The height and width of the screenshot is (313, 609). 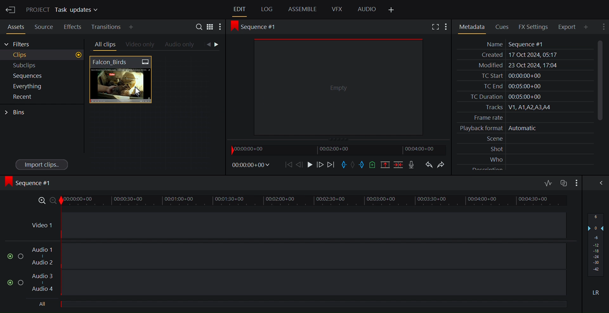 I want to click on Cues, so click(x=504, y=26).